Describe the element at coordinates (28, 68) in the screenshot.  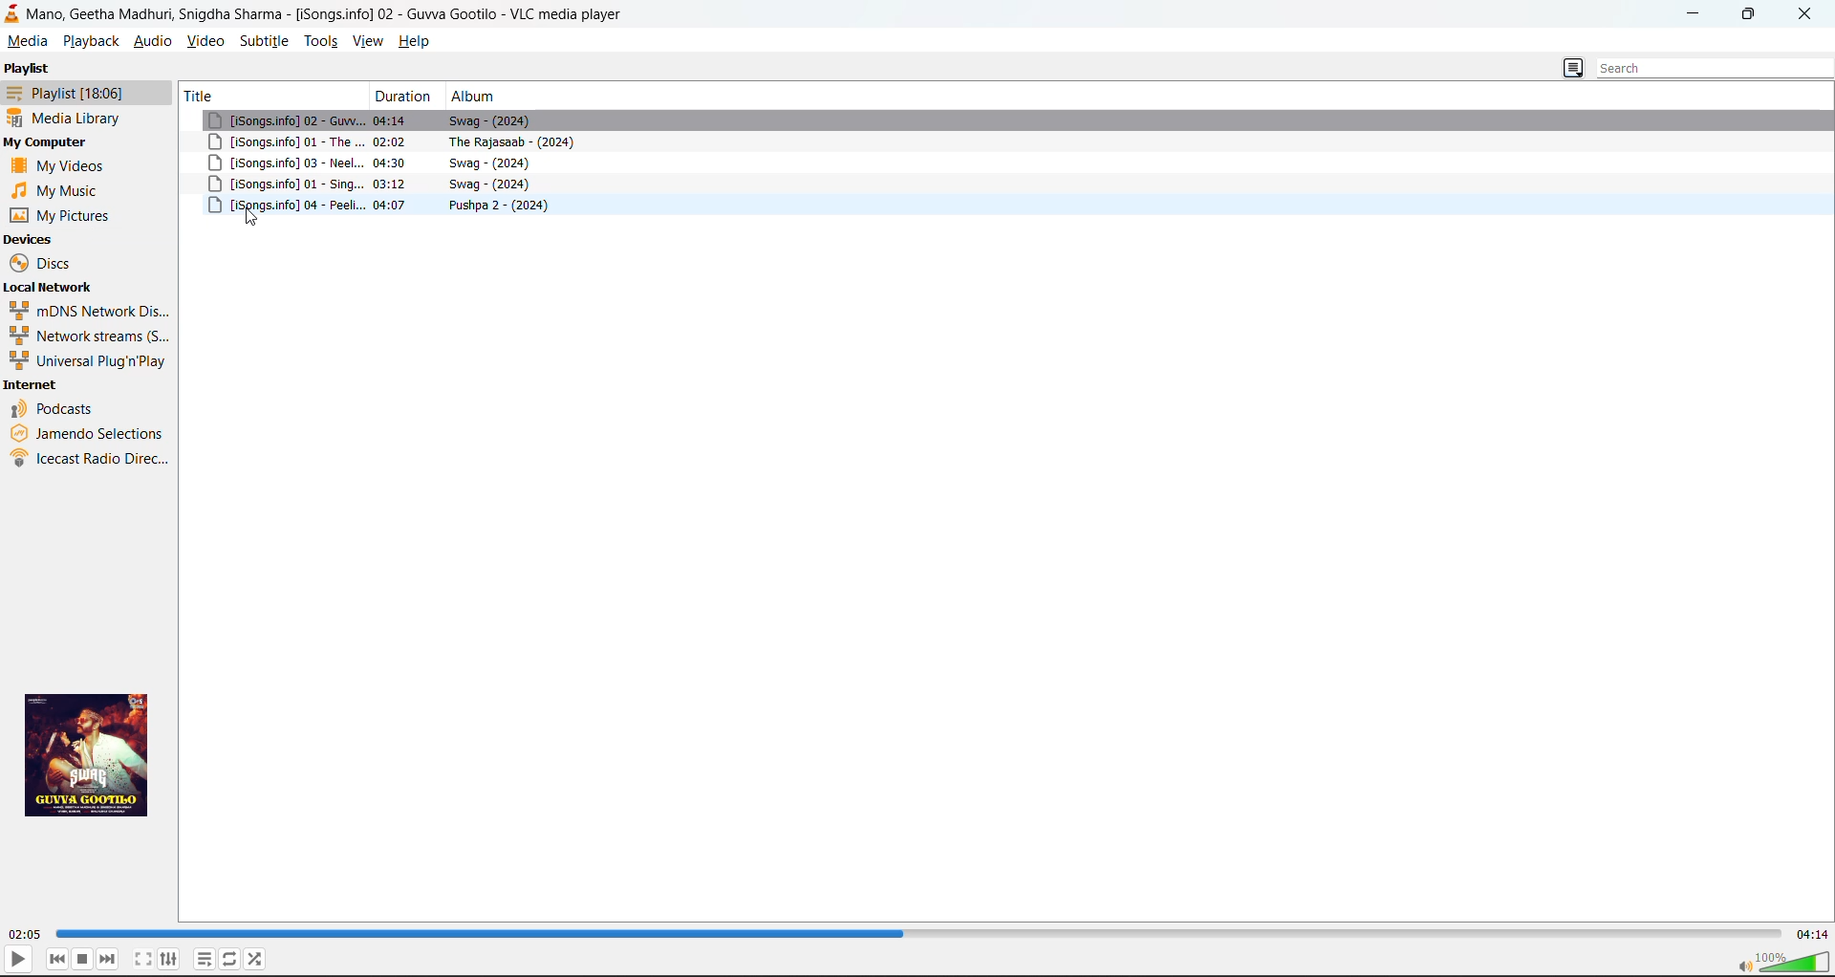
I see `playlist` at that location.